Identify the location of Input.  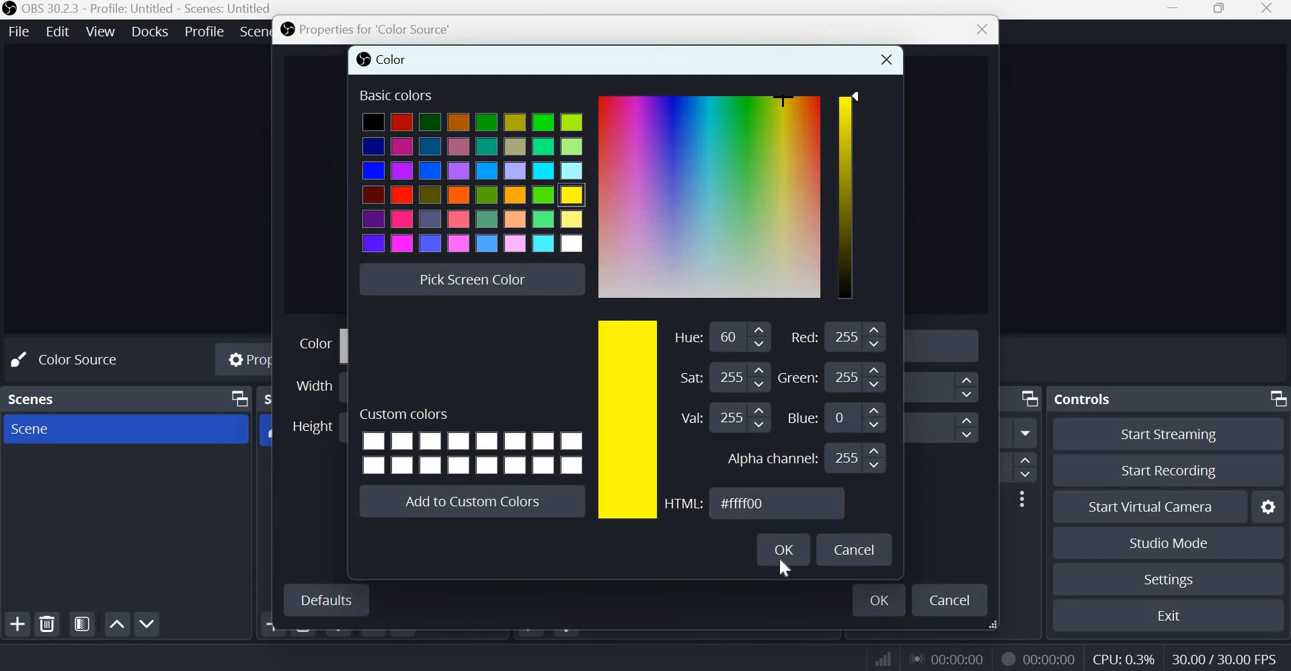
(856, 417).